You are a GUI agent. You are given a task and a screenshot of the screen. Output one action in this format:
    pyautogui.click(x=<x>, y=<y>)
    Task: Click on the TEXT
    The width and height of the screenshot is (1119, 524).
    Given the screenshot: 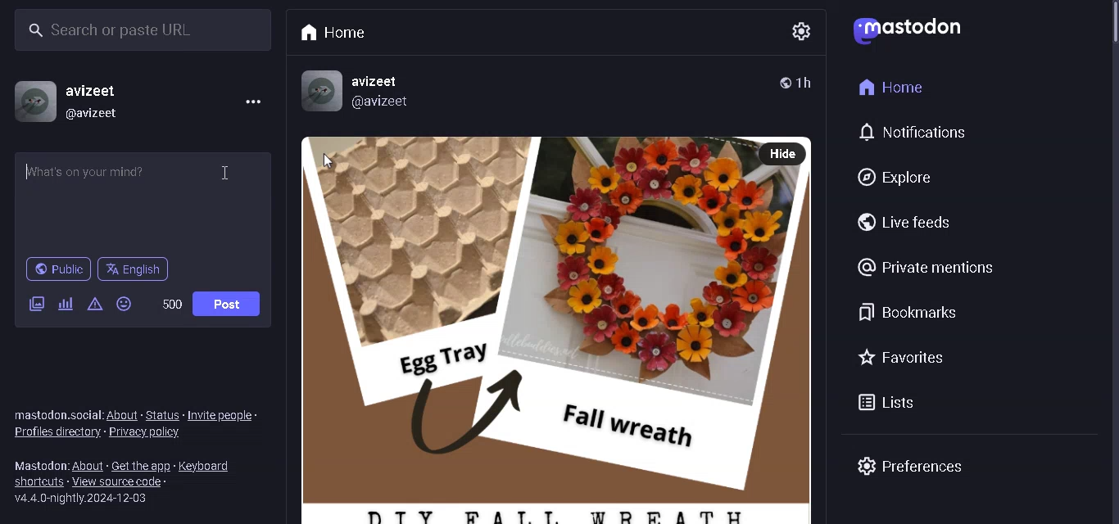 What is the action you would take?
    pyautogui.click(x=40, y=463)
    